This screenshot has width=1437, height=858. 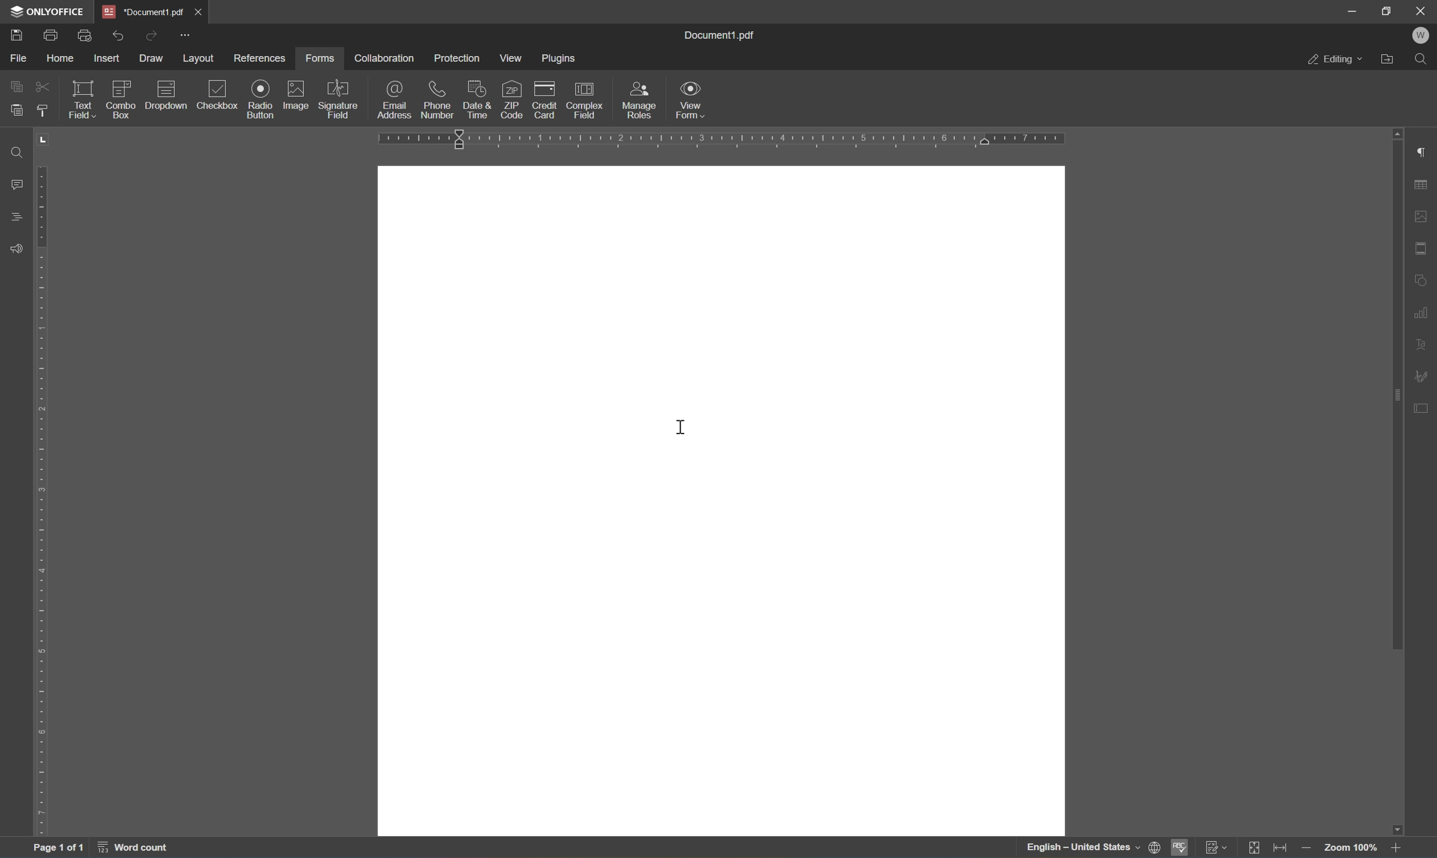 I want to click on *document1.pdf, so click(x=141, y=10).